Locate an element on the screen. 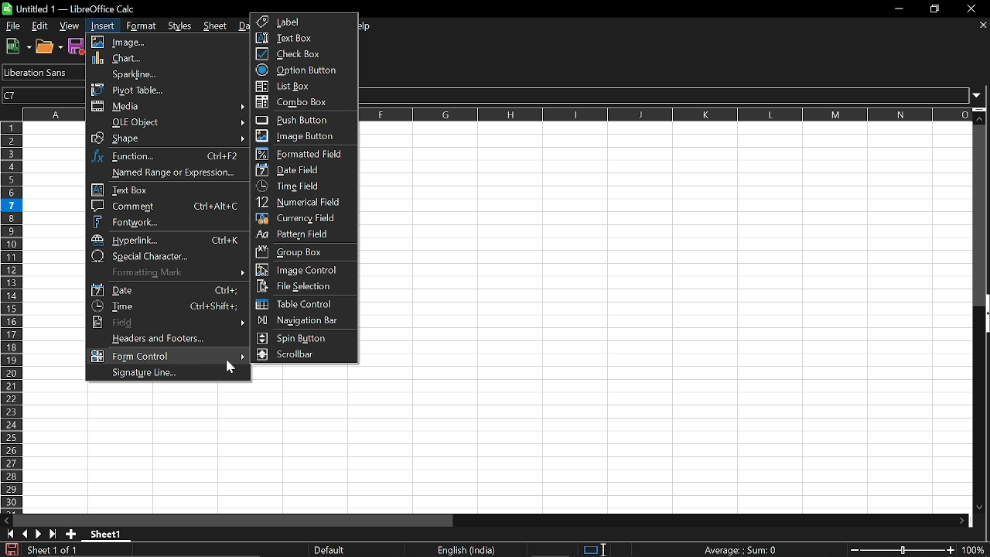 The image size is (990, 557). Fillable cells is located at coordinates (307, 374).